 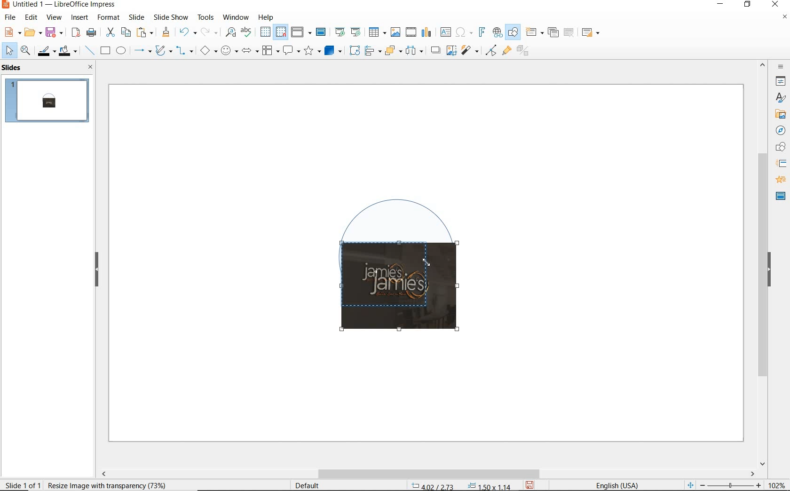 I want to click on callout shapes, so click(x=290, y=51).